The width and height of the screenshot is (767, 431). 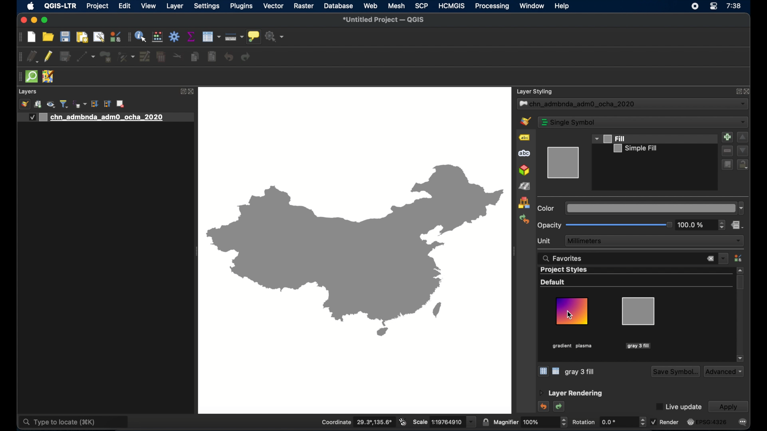 I want to click on SCP, so click(x=422, y=6).